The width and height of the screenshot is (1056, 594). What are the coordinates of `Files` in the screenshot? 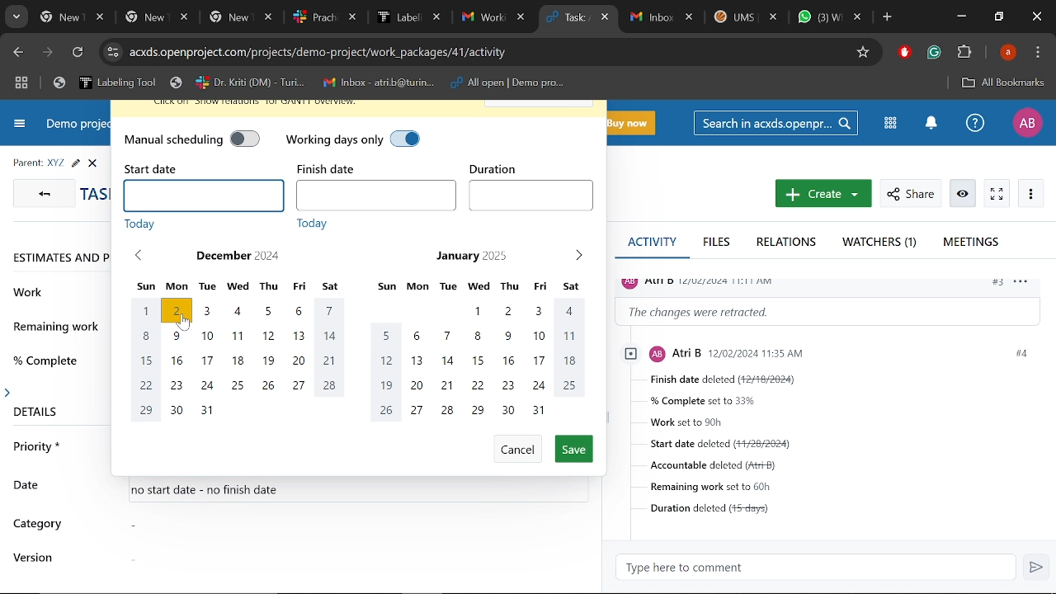 It's located at (718, 243).